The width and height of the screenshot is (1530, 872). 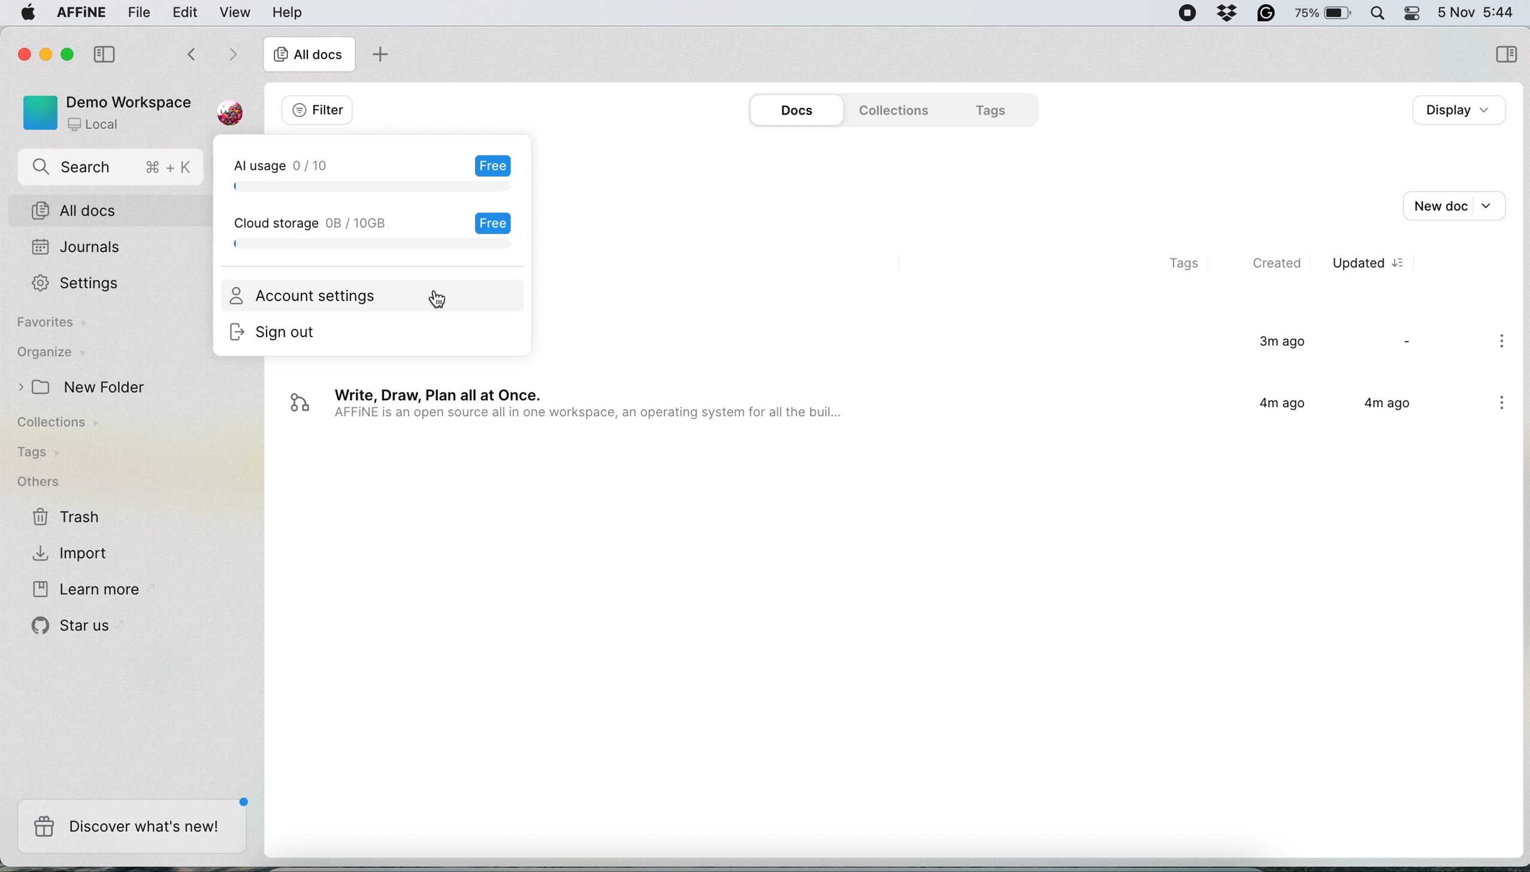 What do you see at coordinates (1377, 264) in the screenshot?
I see `updated` at bounding box center [1377, 264].